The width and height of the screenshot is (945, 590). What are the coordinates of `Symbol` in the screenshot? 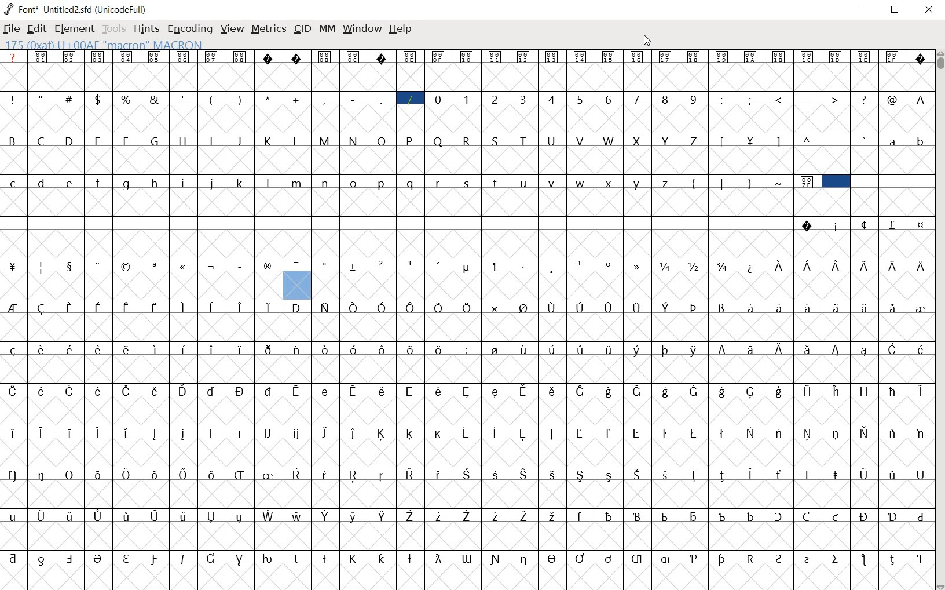 It's located at (921, 474).